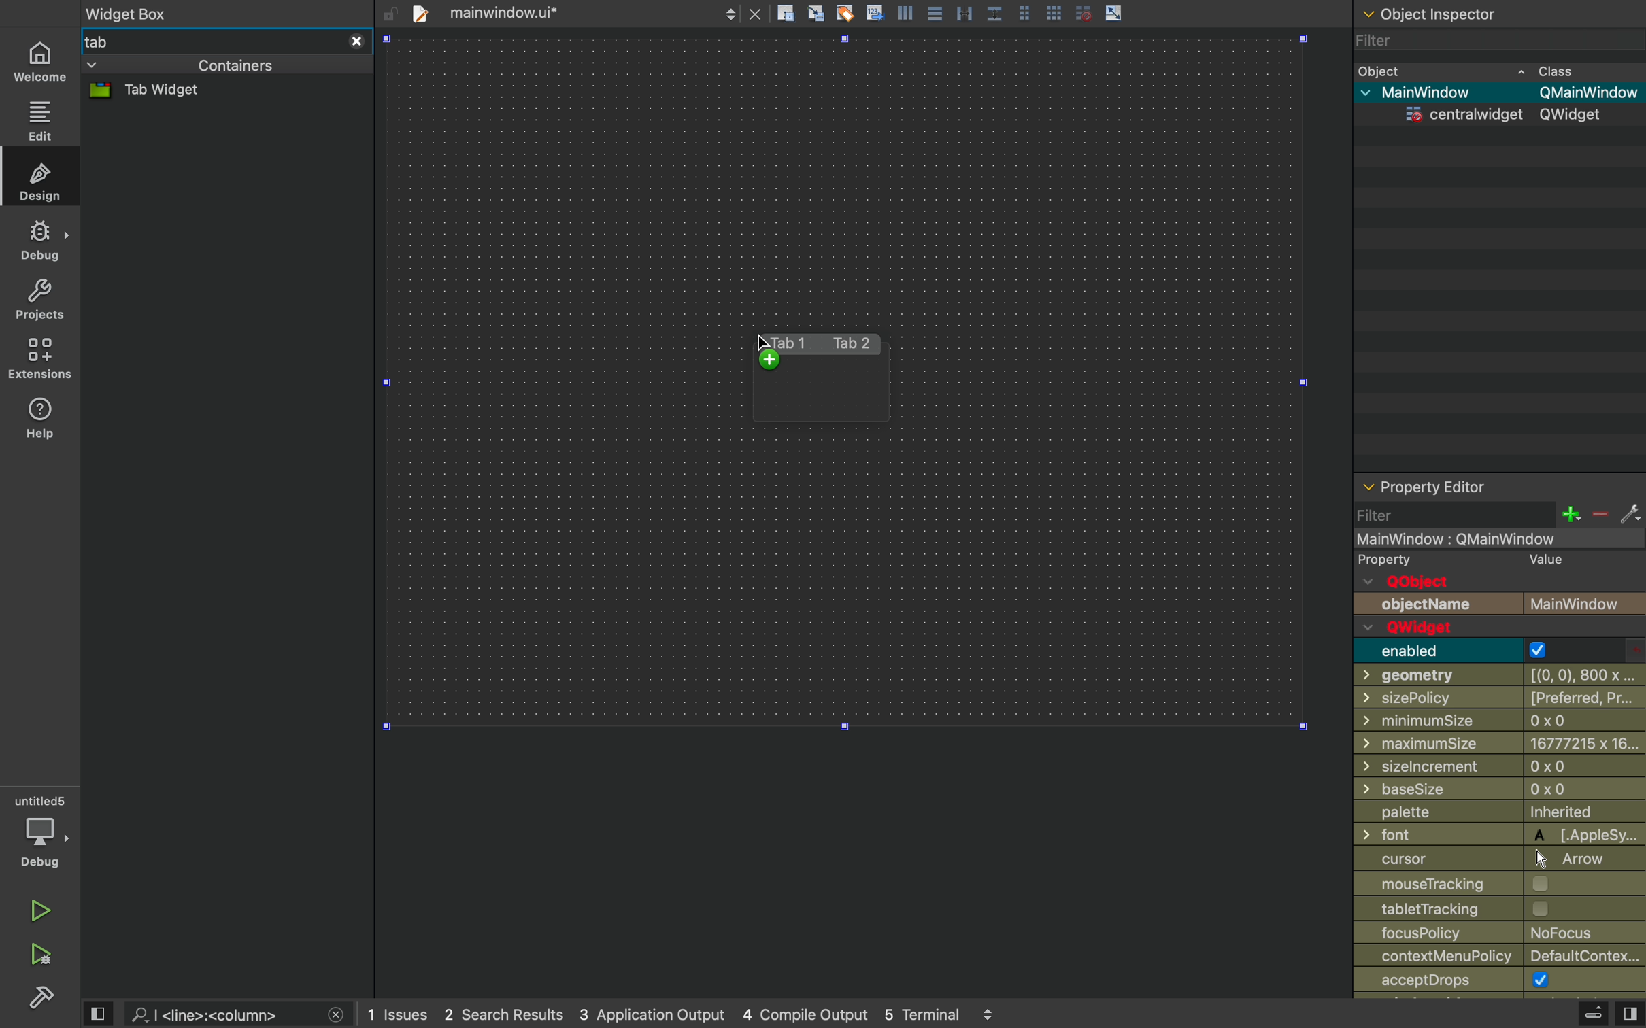 Image resolution: width=1646 pixels, height=1028 pixels. What do you see at coordinates (169, 92) in the screenshot?
I see `tab widget` at bounding box center [169, 92].